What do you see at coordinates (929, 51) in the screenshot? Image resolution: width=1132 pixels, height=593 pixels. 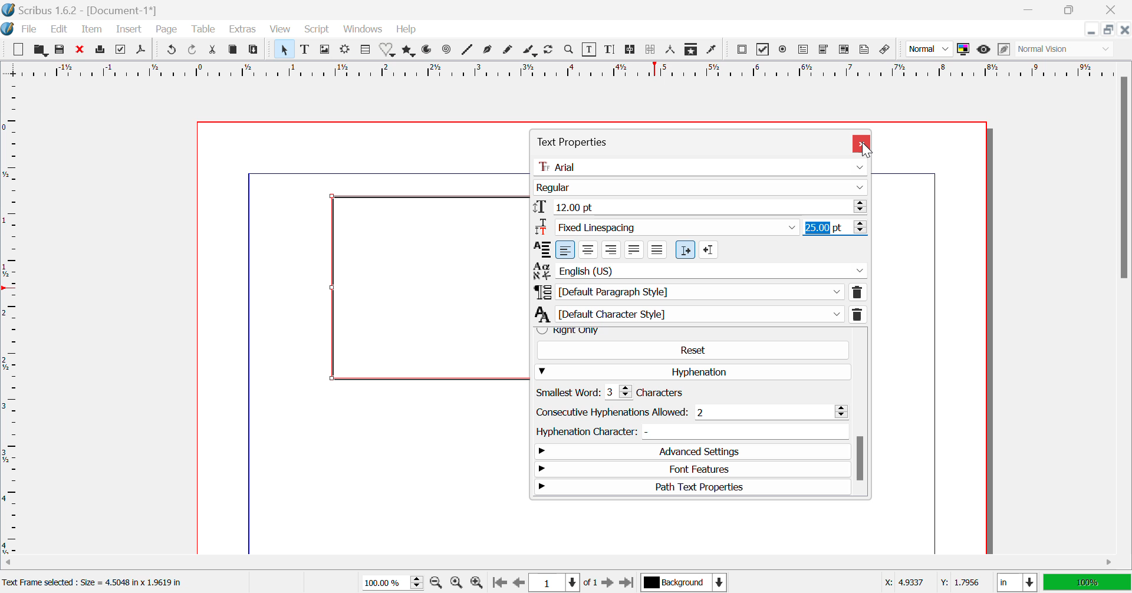 I see `Normal` at bounding box center [929, 51].